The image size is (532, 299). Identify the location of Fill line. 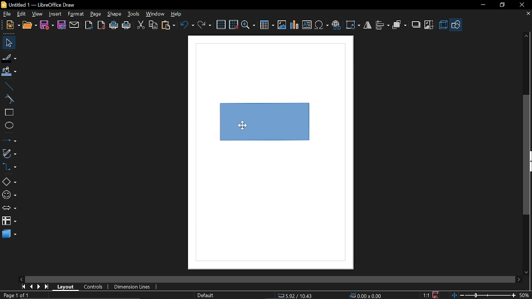
(9, 58).